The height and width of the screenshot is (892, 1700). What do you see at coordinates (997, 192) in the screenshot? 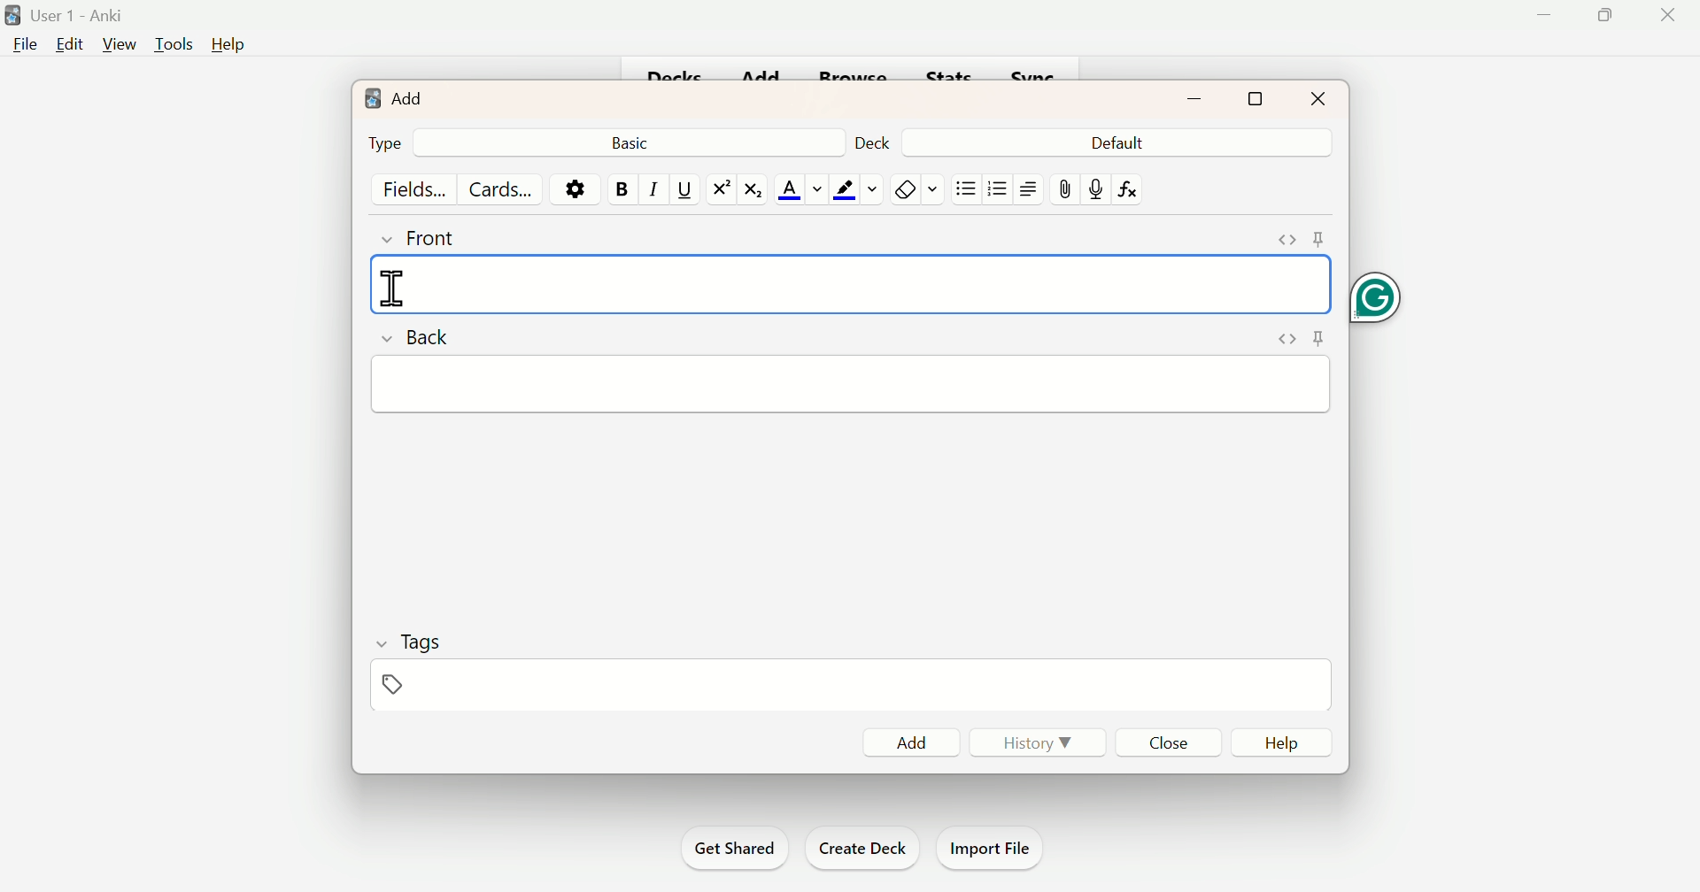
I see `Bullets` at bounding box center [997, 192].